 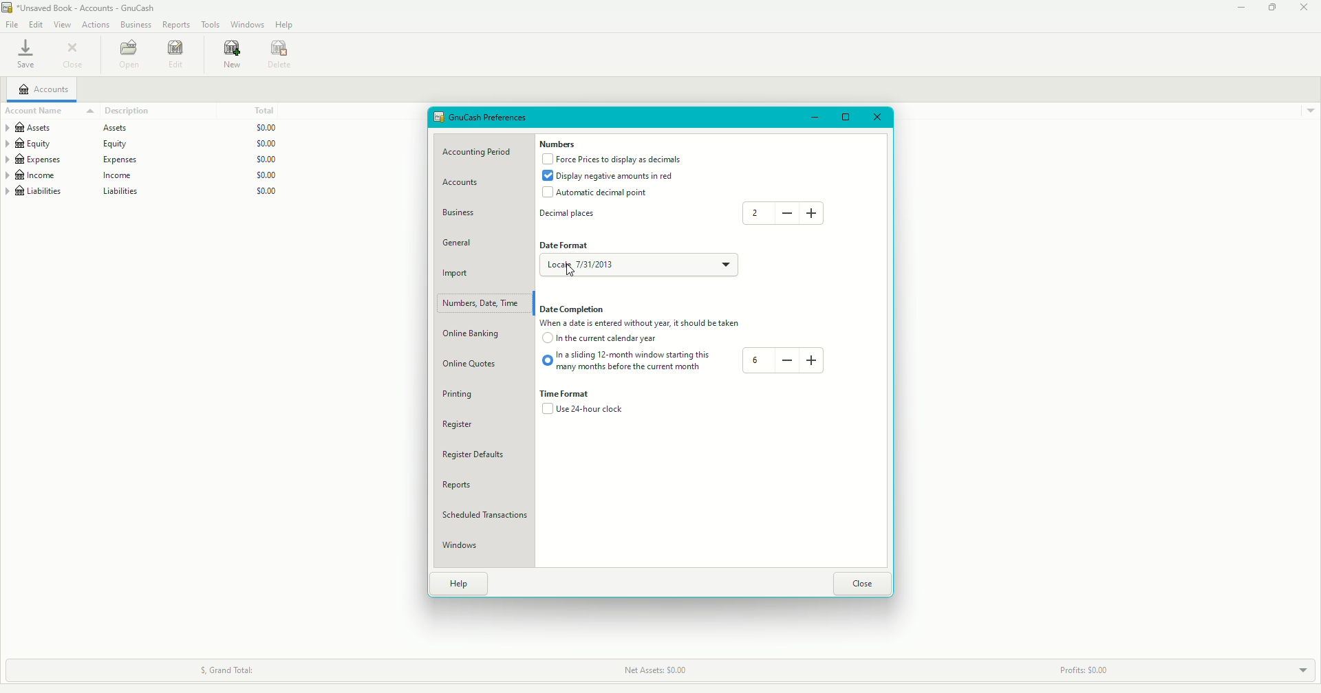 I want to click on Income, so click(x=142, y=176).